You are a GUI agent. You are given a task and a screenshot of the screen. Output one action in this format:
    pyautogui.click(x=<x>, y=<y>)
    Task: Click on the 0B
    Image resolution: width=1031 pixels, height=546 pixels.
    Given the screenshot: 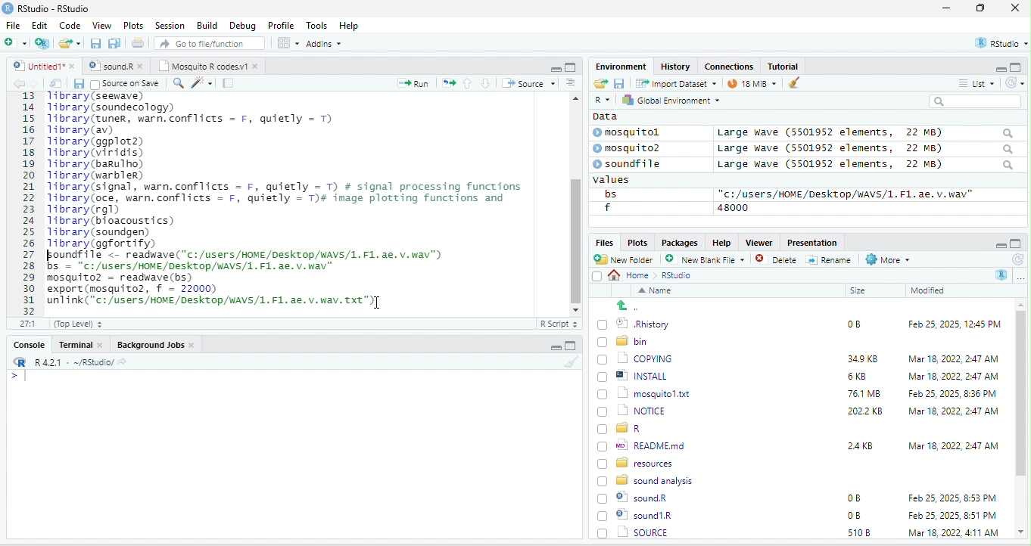 What is the action you would take?
    pyautogui.click(x=853, y=498)
    